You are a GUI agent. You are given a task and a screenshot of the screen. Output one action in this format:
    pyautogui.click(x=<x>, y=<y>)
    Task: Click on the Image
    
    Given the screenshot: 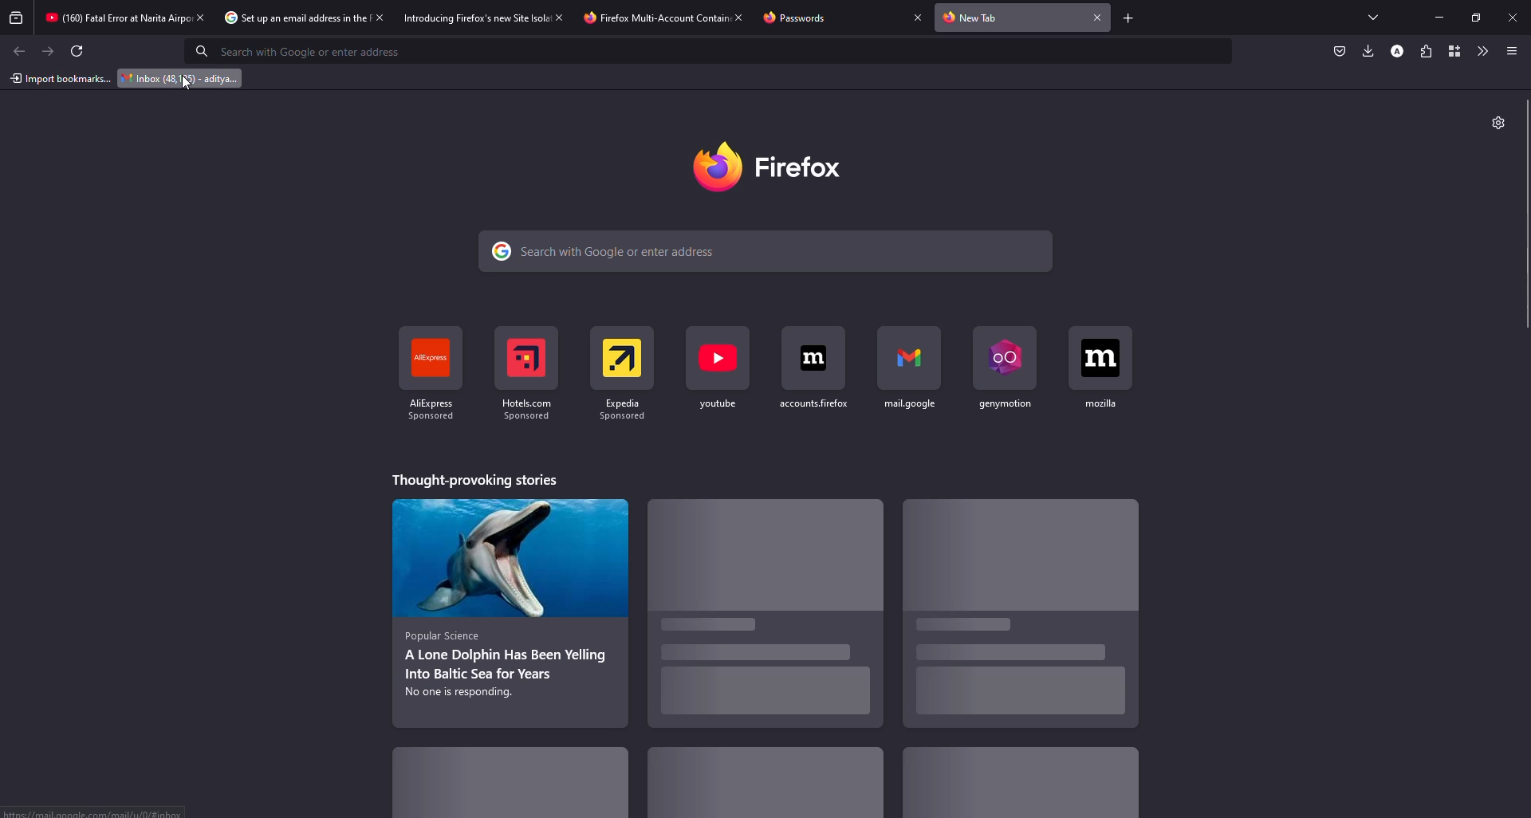 What is the action you would take?
    pyautogui.click(x=1010, y=554)
    